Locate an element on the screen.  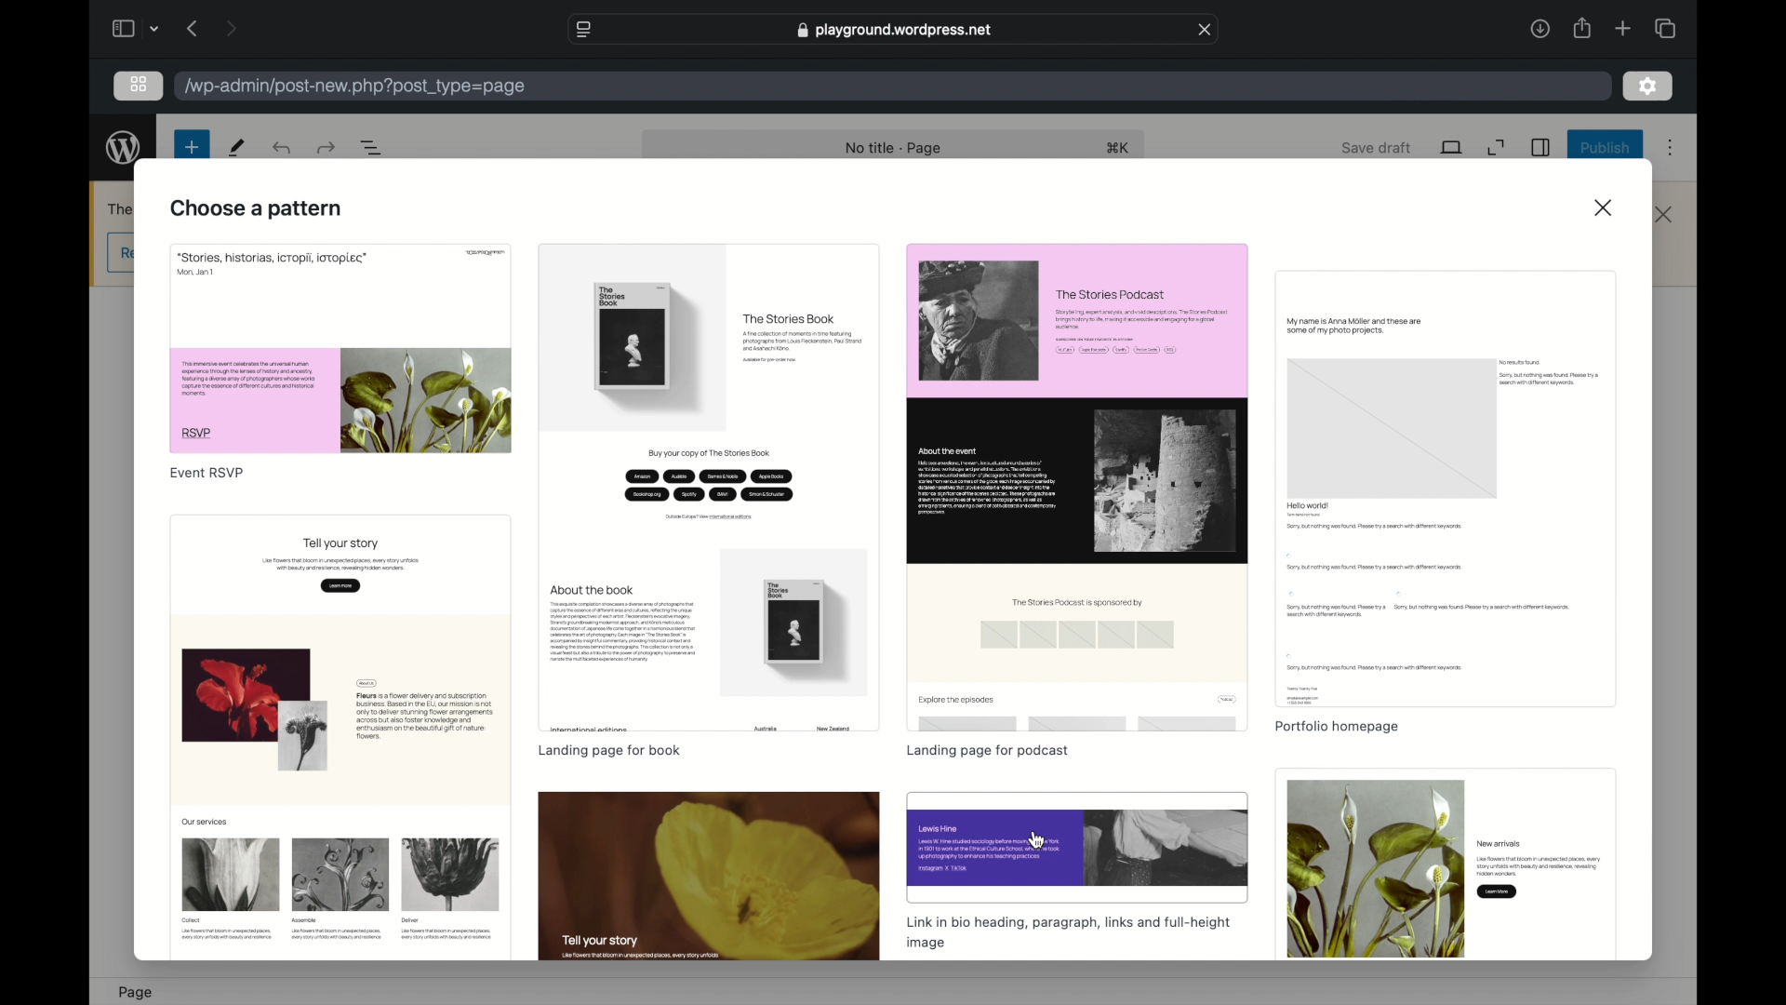
choose a pattern is located at coordinates (256, 209).